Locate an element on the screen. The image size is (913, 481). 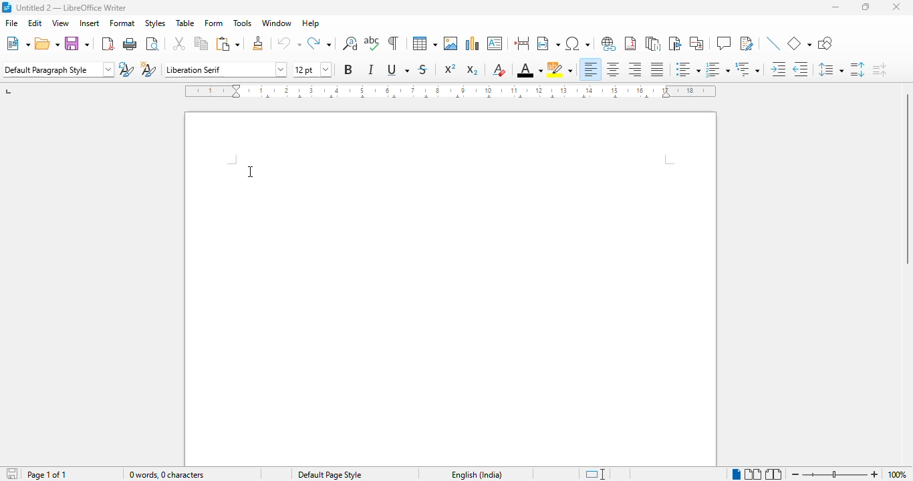
align left is located at coordinates (590, 69).